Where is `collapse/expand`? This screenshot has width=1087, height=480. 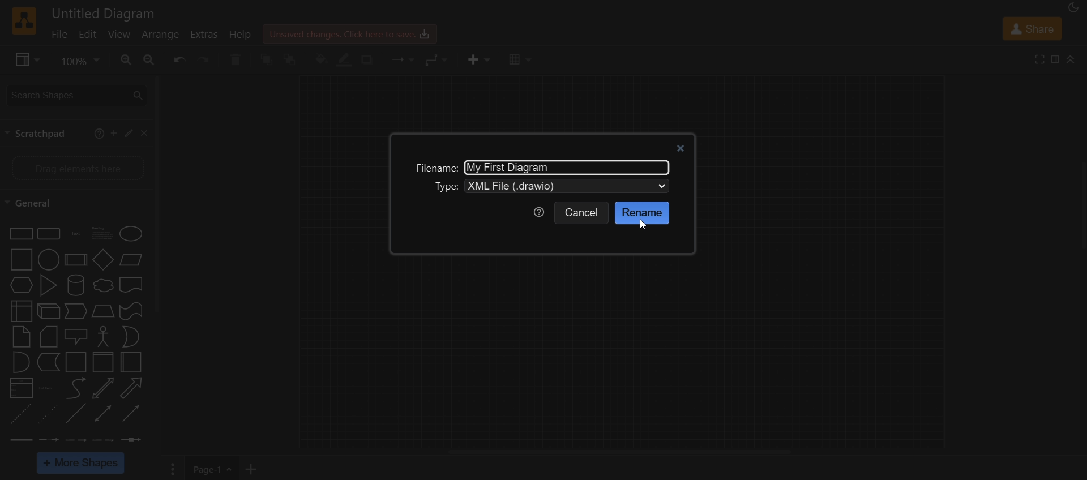 collapse/expand is located at coordinates (1071, 61).